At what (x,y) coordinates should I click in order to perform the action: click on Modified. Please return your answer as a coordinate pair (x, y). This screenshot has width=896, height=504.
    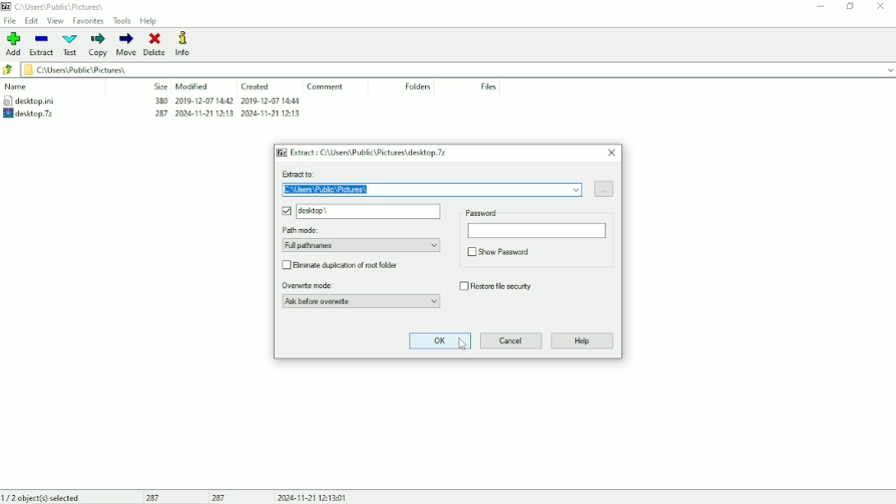
    Looking at the image, I should click on (193, 86).